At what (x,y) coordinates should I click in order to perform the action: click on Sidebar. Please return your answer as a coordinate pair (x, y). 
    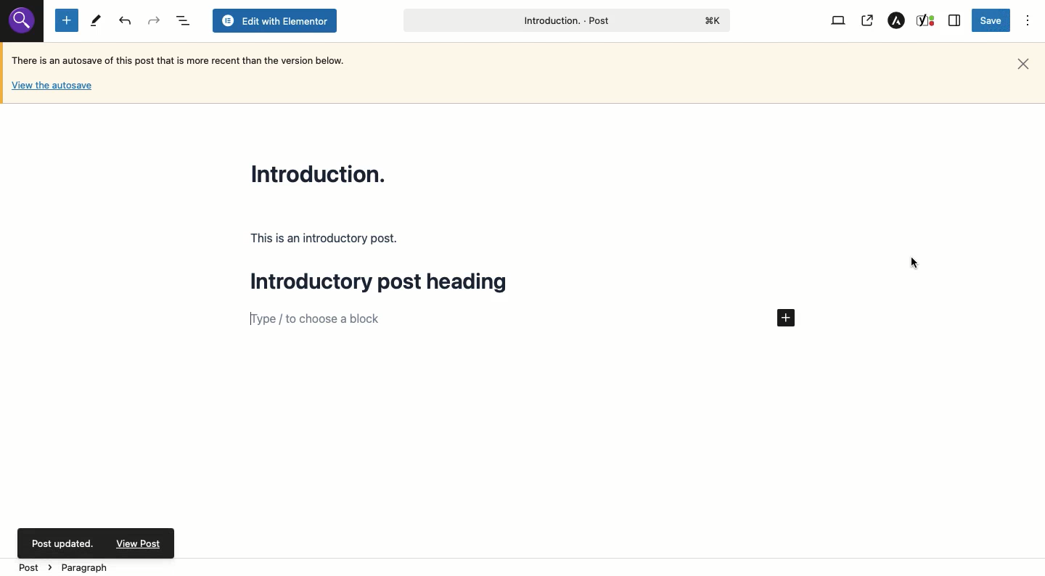
    Looking at the image, I should click on (955, 20).